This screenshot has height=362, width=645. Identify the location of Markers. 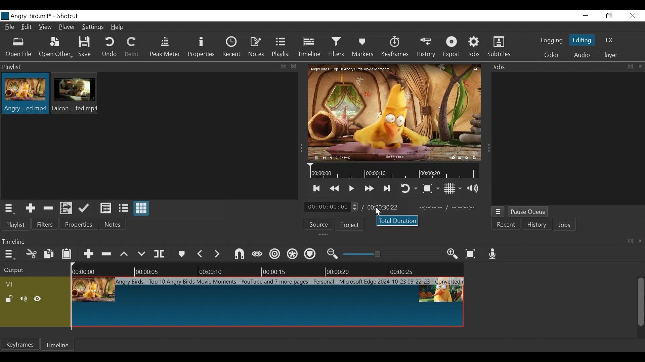
(182, 254).